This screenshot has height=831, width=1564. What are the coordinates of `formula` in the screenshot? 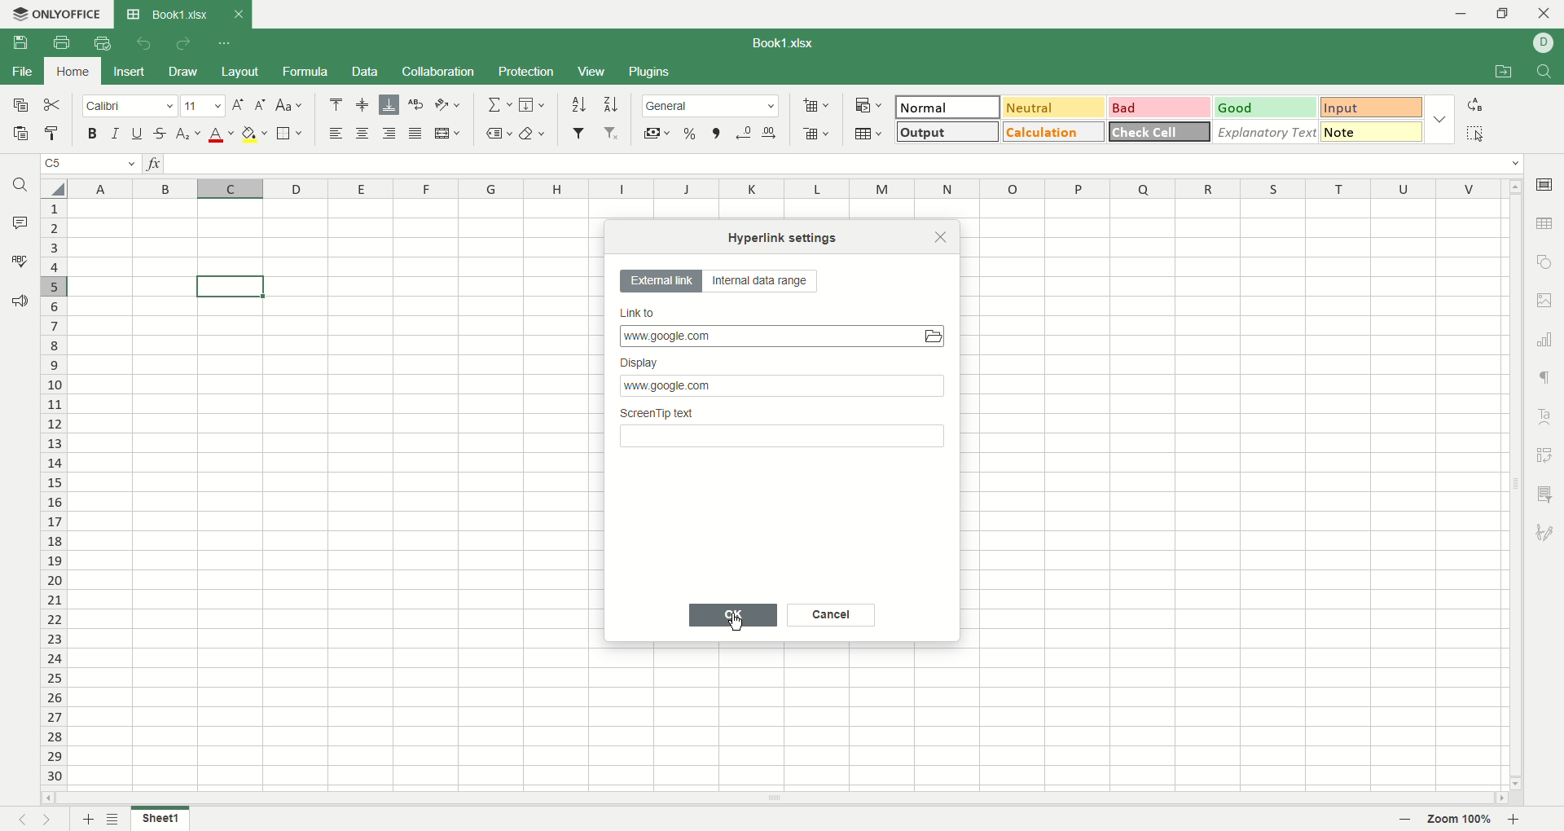 It's located at (310, 72).